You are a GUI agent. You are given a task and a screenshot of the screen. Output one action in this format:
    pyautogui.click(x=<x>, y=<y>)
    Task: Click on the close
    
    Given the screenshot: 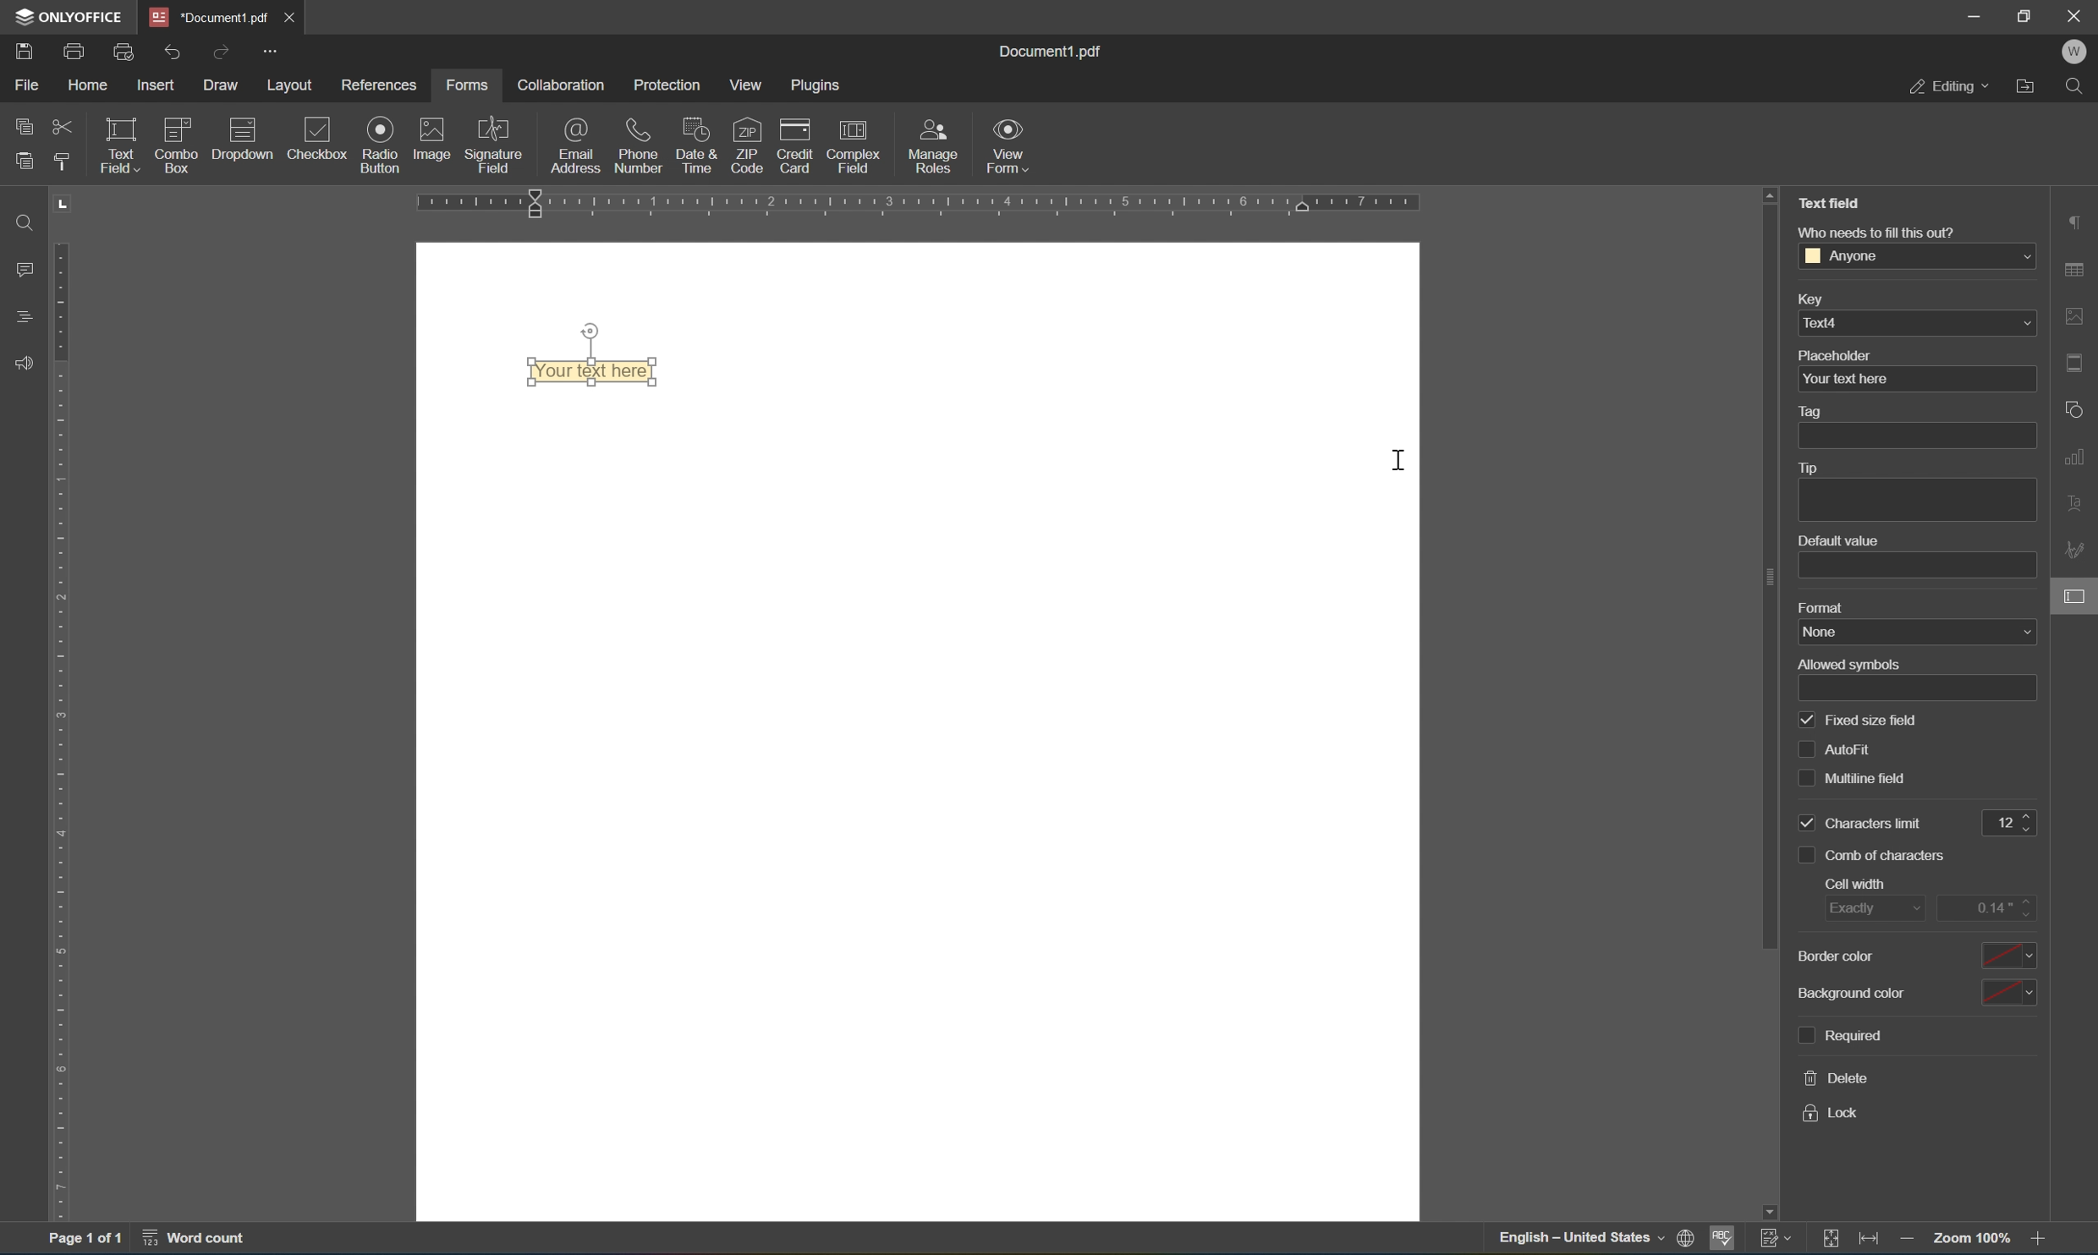 What is the action you would take?
    pyautogui.click(x=2076, y=14)
    